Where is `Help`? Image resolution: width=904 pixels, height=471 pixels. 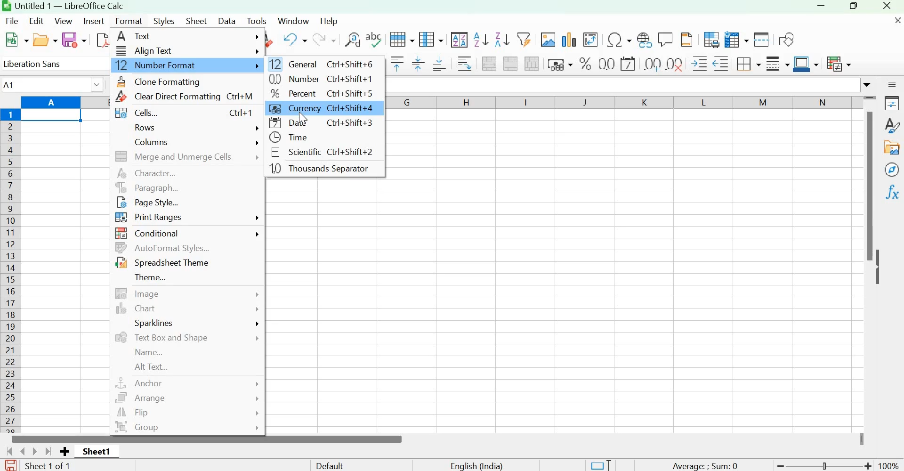
Help is located at coordinates (330, 21).